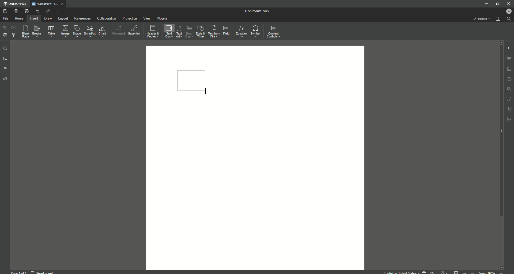 Image resolution: width=514 pixels, height=274 pixels. Describe the element at coordinates (64, 3) in the screenshot. I see `close` at that location.